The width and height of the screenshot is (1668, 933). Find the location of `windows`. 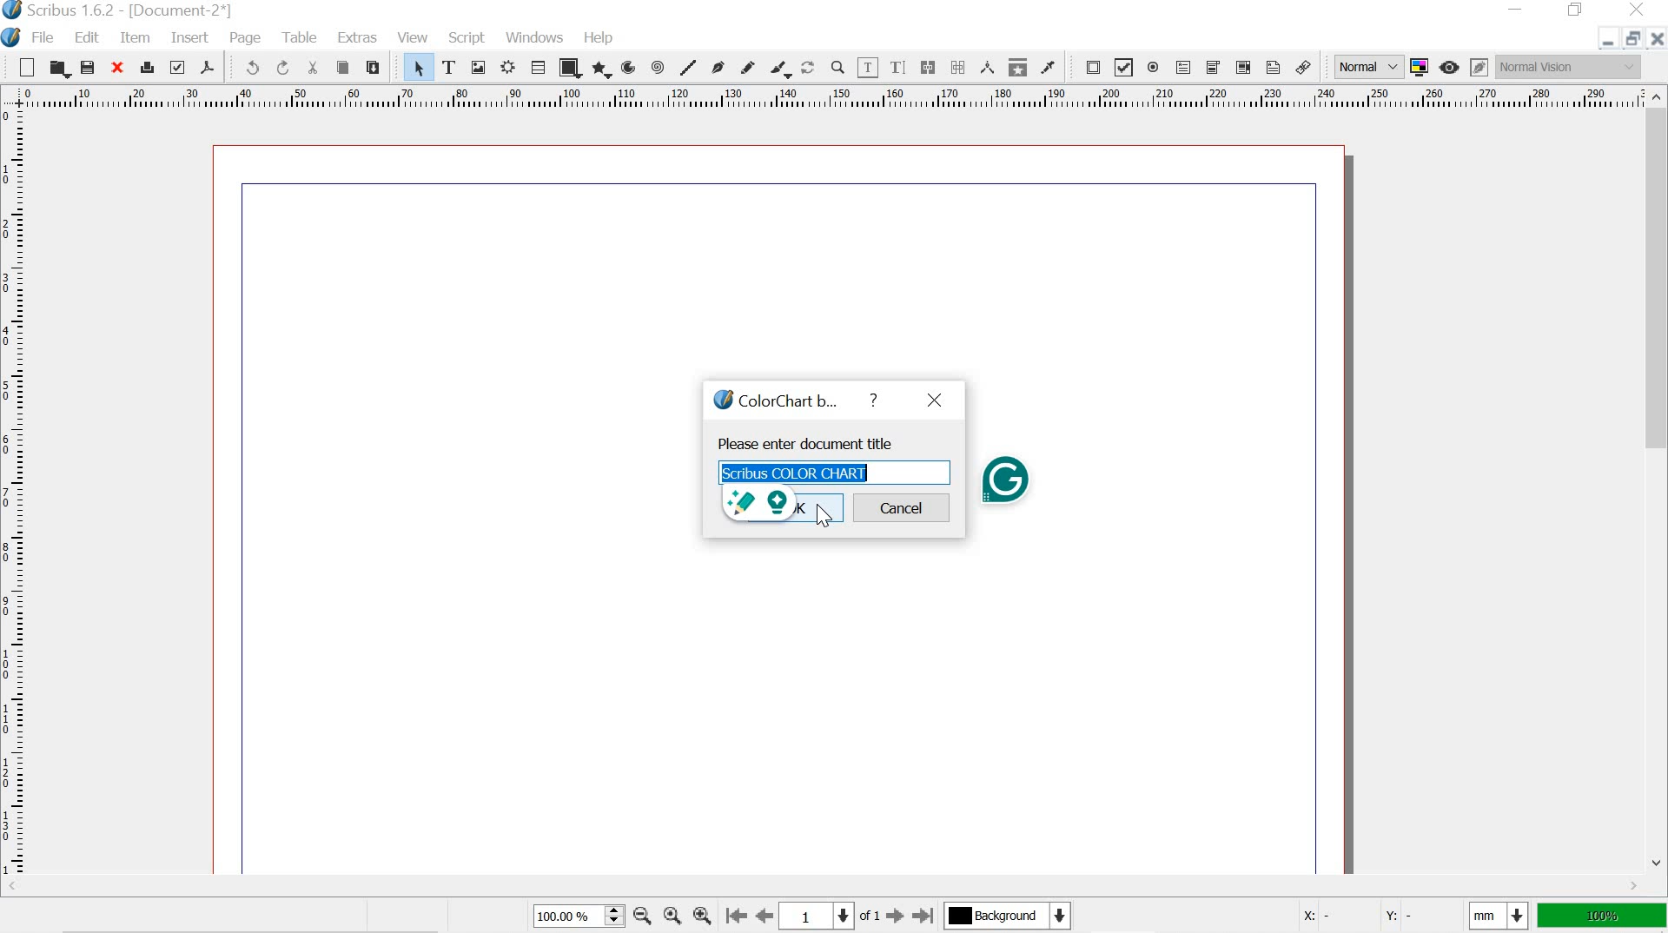

windows is located at coordinates (534, 36).